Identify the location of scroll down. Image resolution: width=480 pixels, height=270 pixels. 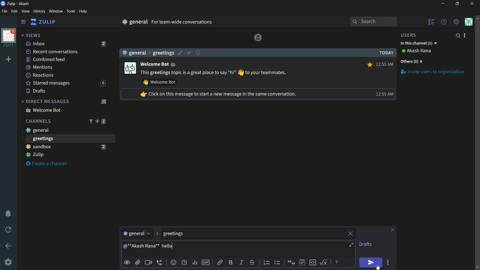
(477, 267).